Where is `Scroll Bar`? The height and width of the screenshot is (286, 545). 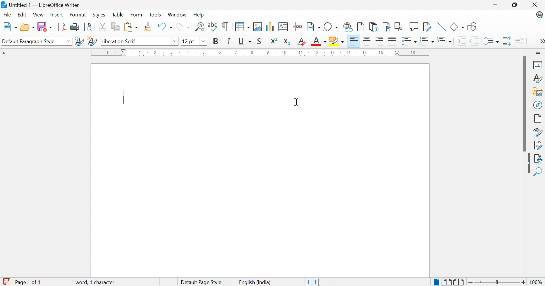 Scroll Bar is located at coordinates (523, 104).